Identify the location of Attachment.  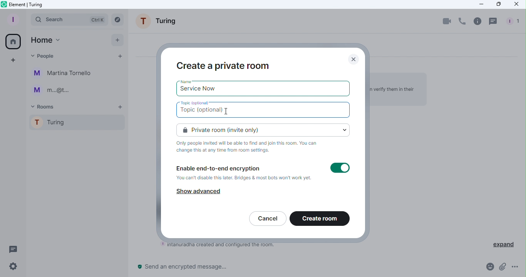
(502, 269).